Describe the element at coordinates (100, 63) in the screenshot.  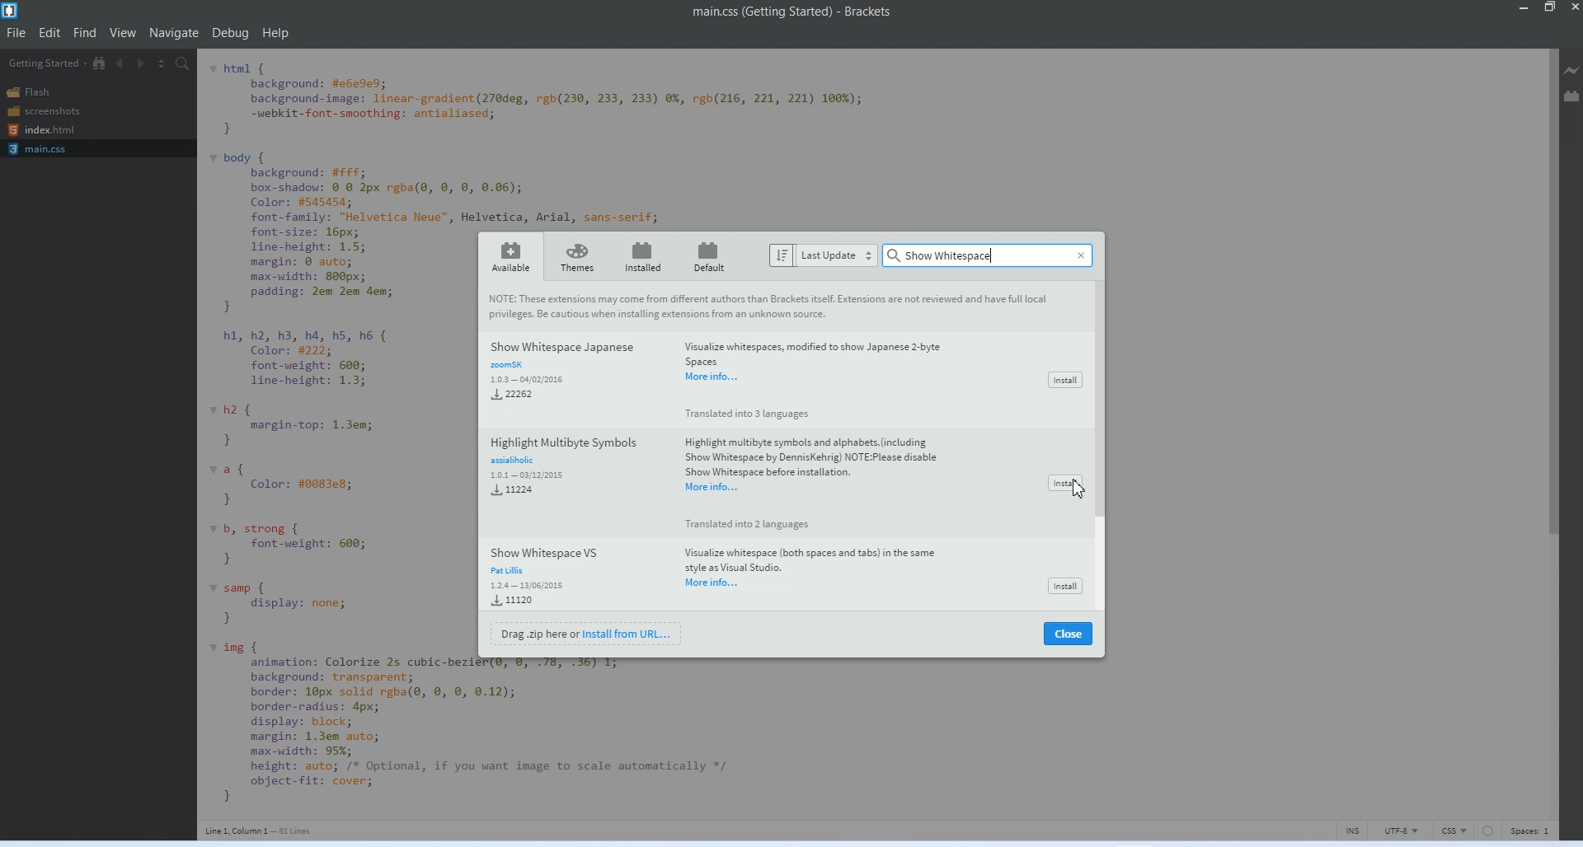
I see `Show in file Tree` at that location.